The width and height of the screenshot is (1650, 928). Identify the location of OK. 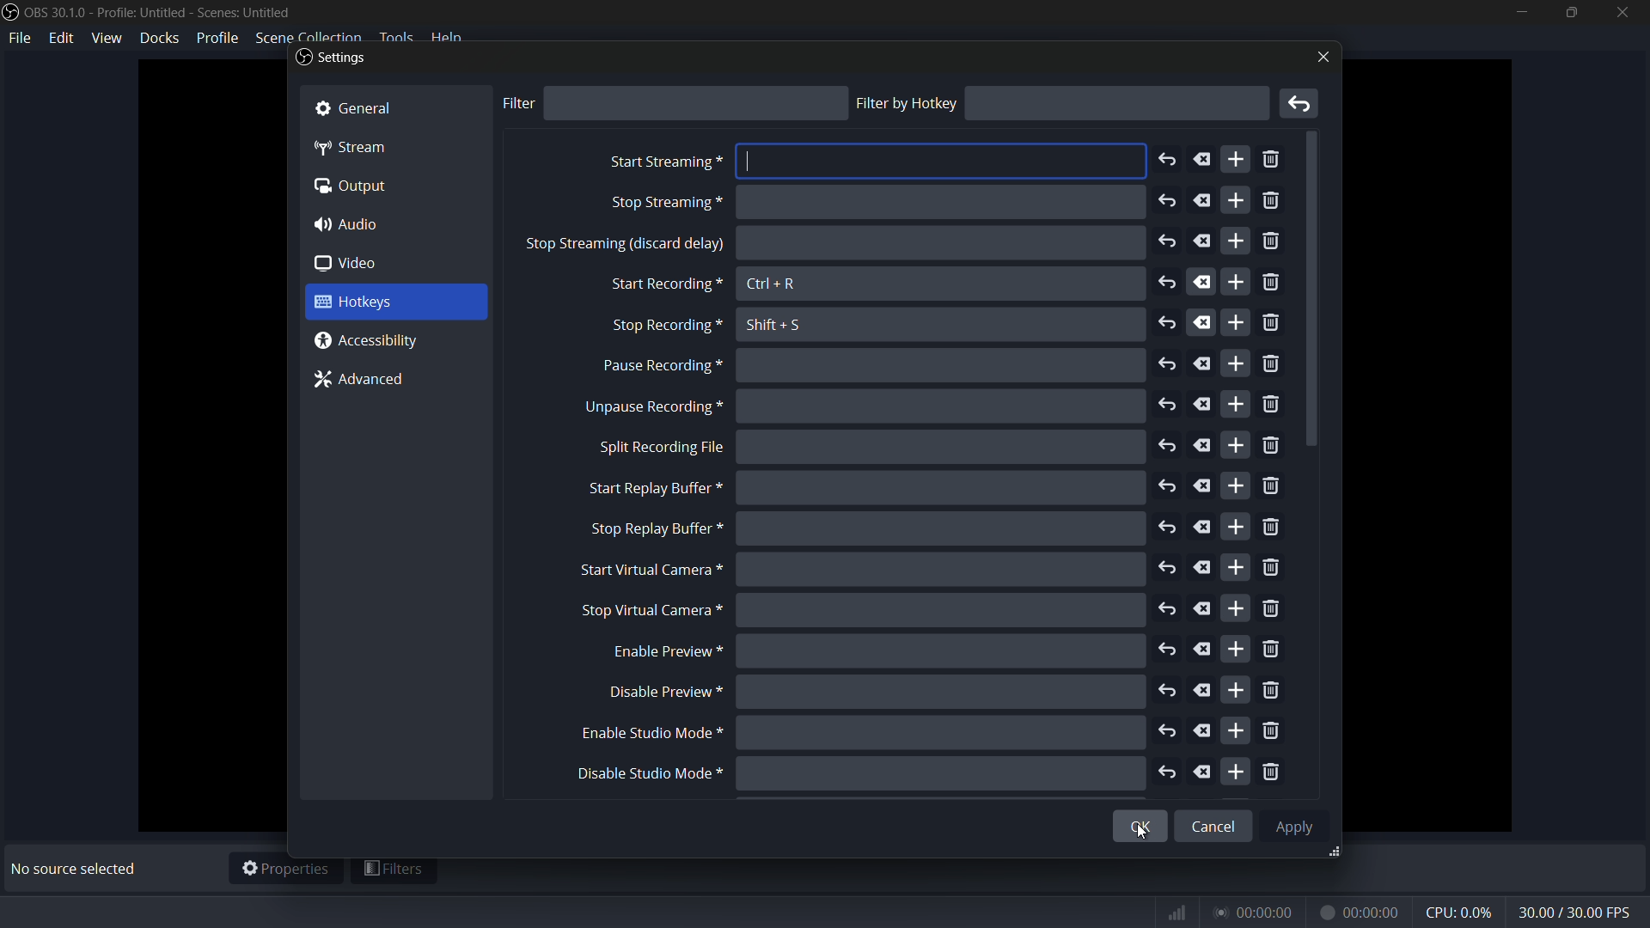
(1138, 827).